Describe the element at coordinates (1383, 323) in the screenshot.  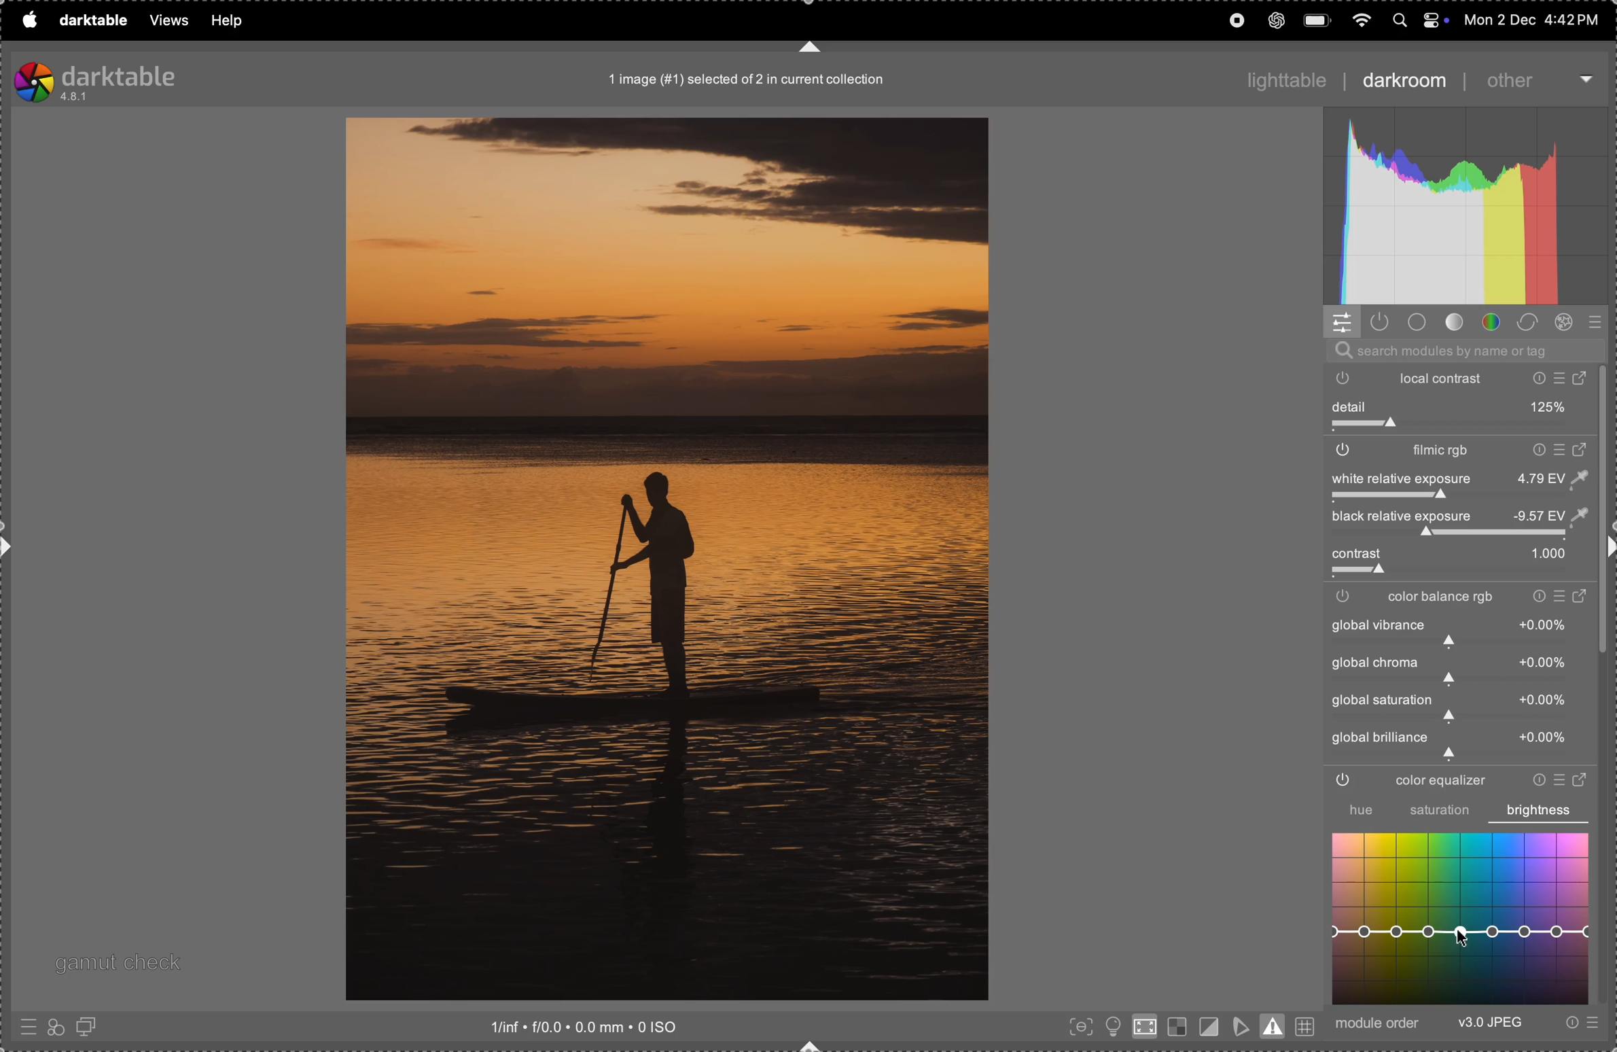
I see `show active modules` at that location.